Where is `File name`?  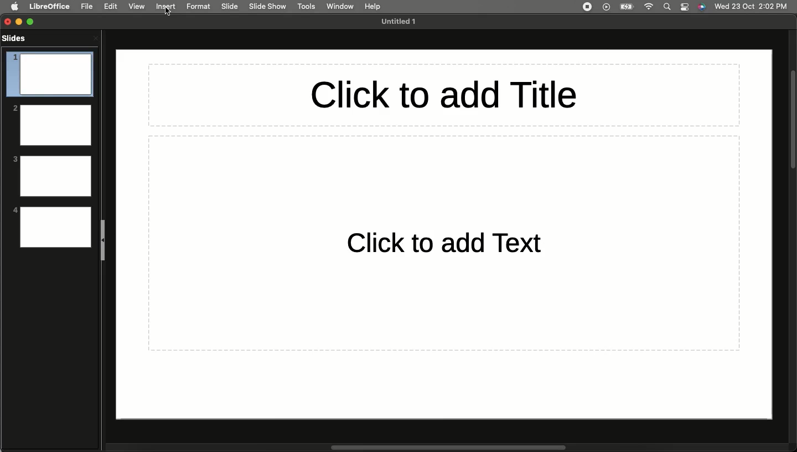 File name is located at coordinates (401, 22).